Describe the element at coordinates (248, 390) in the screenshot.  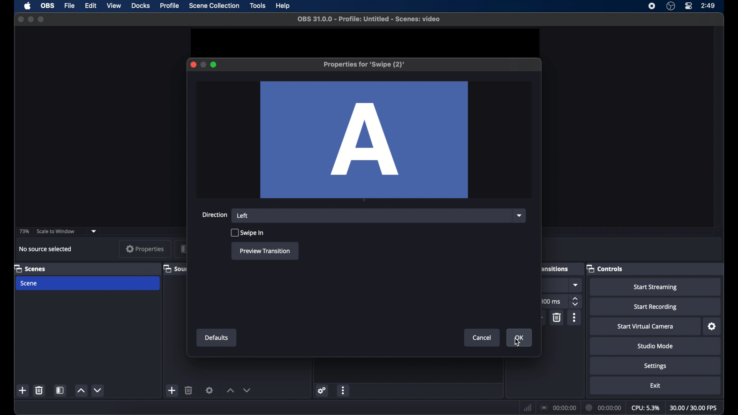
I see `decrement` at that location.